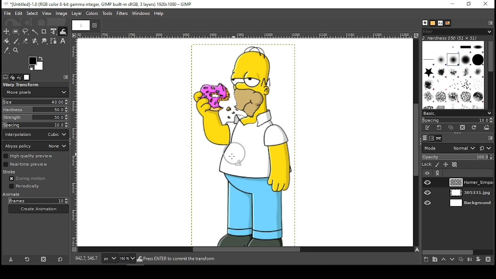 The height and width of the screenshot is (279, 496). I want to click on document history, so click(448, 23).